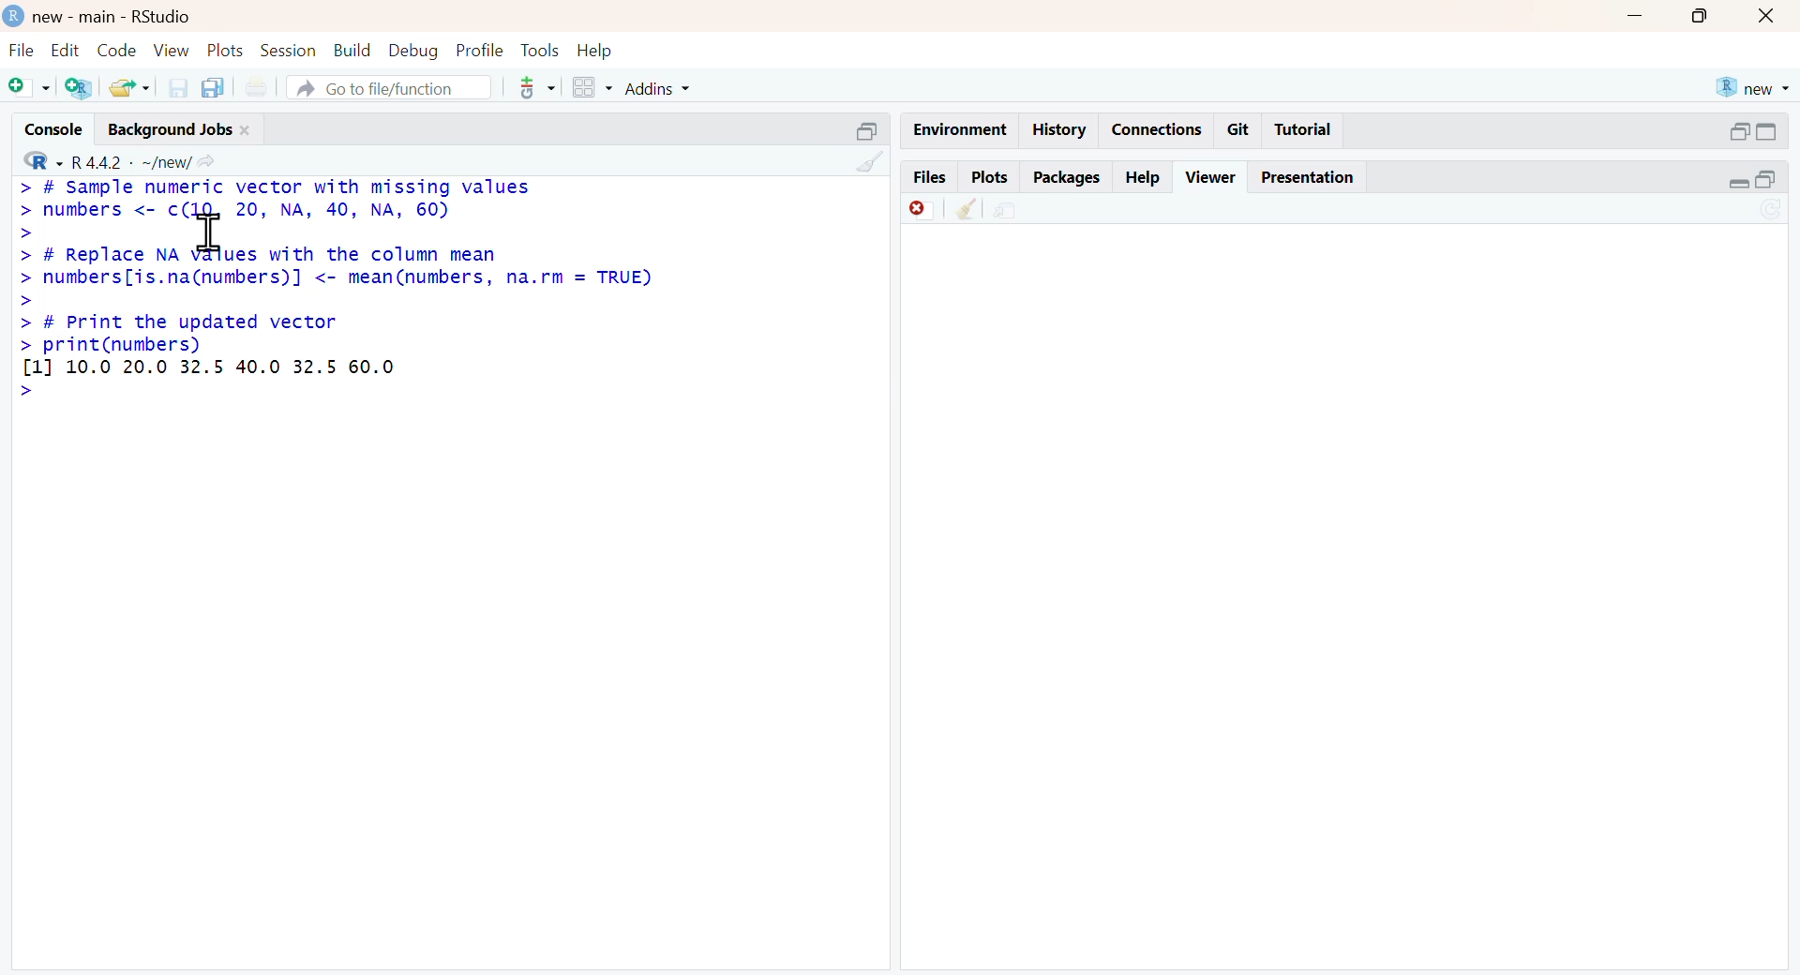  Describe the element at coordinates (594, 86) in the screenshot. I see `grid` at that location.